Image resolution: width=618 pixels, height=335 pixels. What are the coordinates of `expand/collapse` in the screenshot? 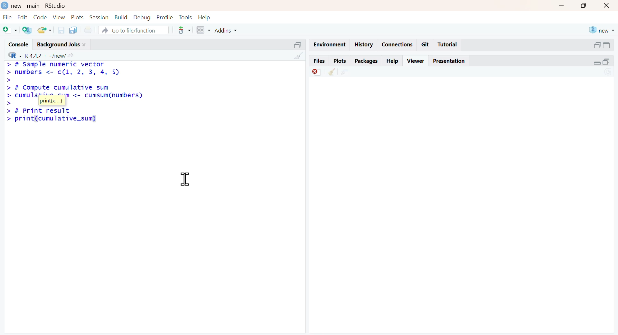 It's located at (596, 63).